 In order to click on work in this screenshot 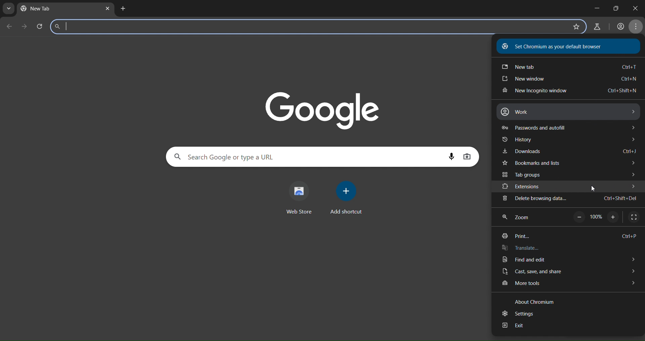, I will do `click(569, 112)`.